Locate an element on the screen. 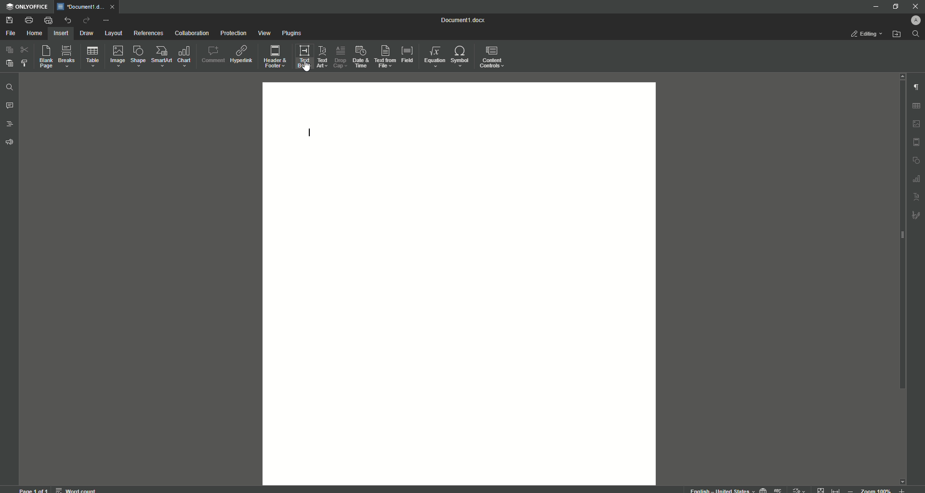 The height and width of the screenshot is (493, 925). set document language is located at coordinates (763, 489).